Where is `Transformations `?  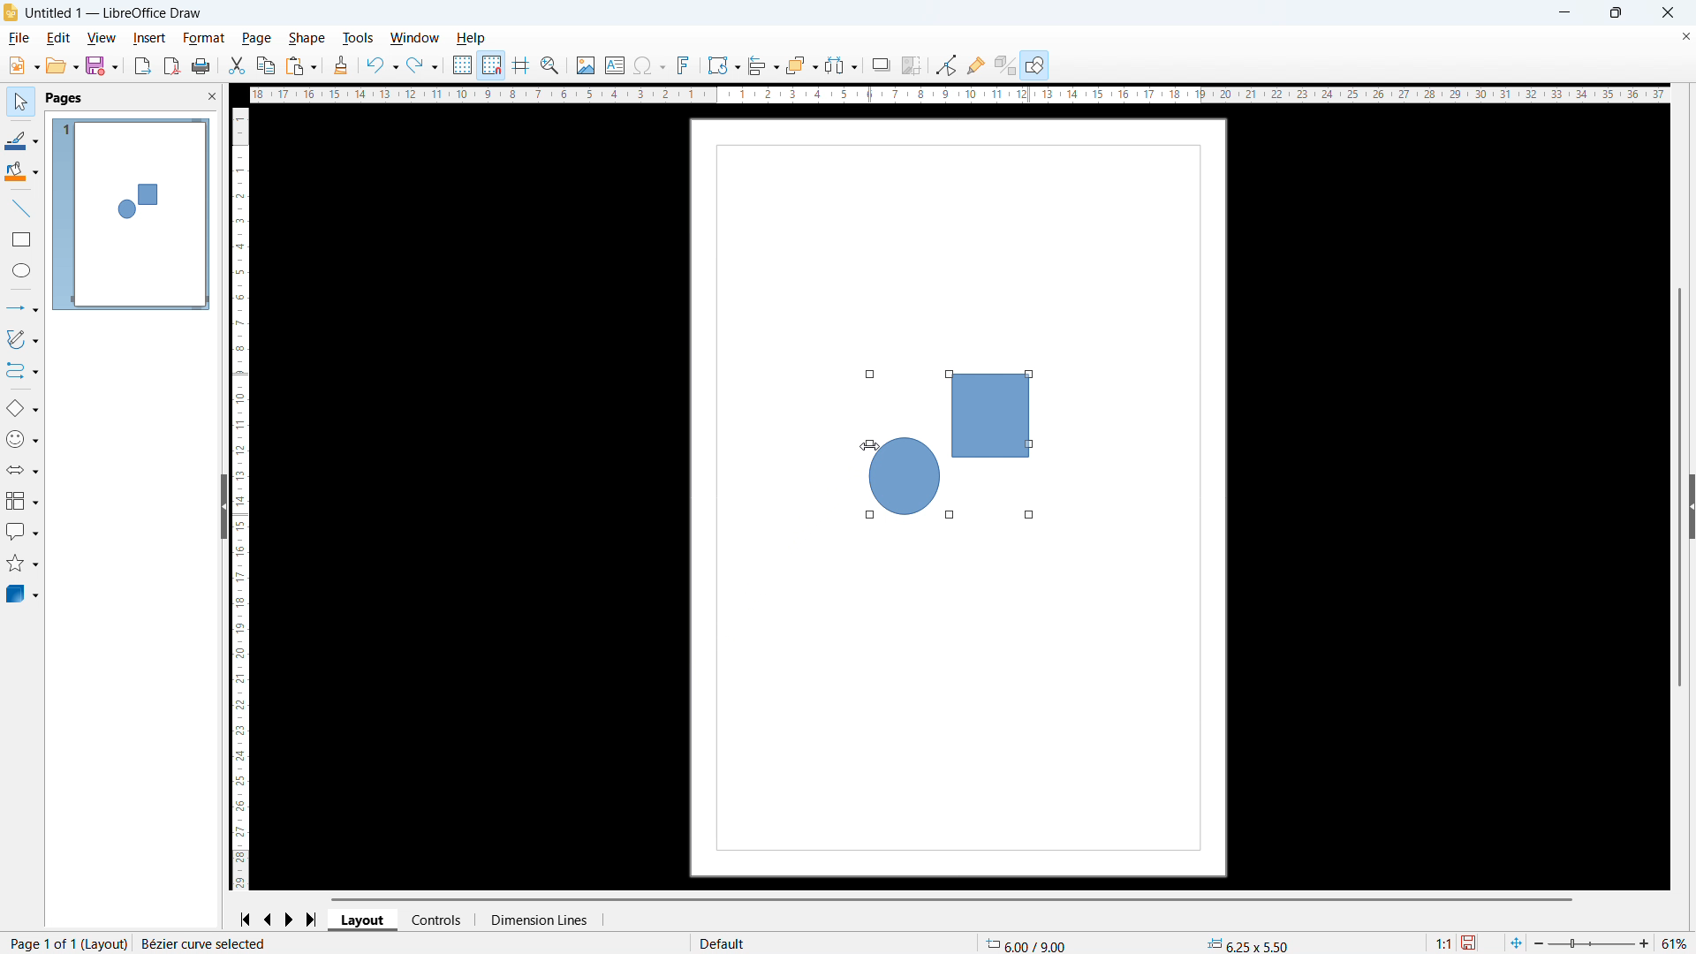
Transformations  is located at coordinates (723, 65).